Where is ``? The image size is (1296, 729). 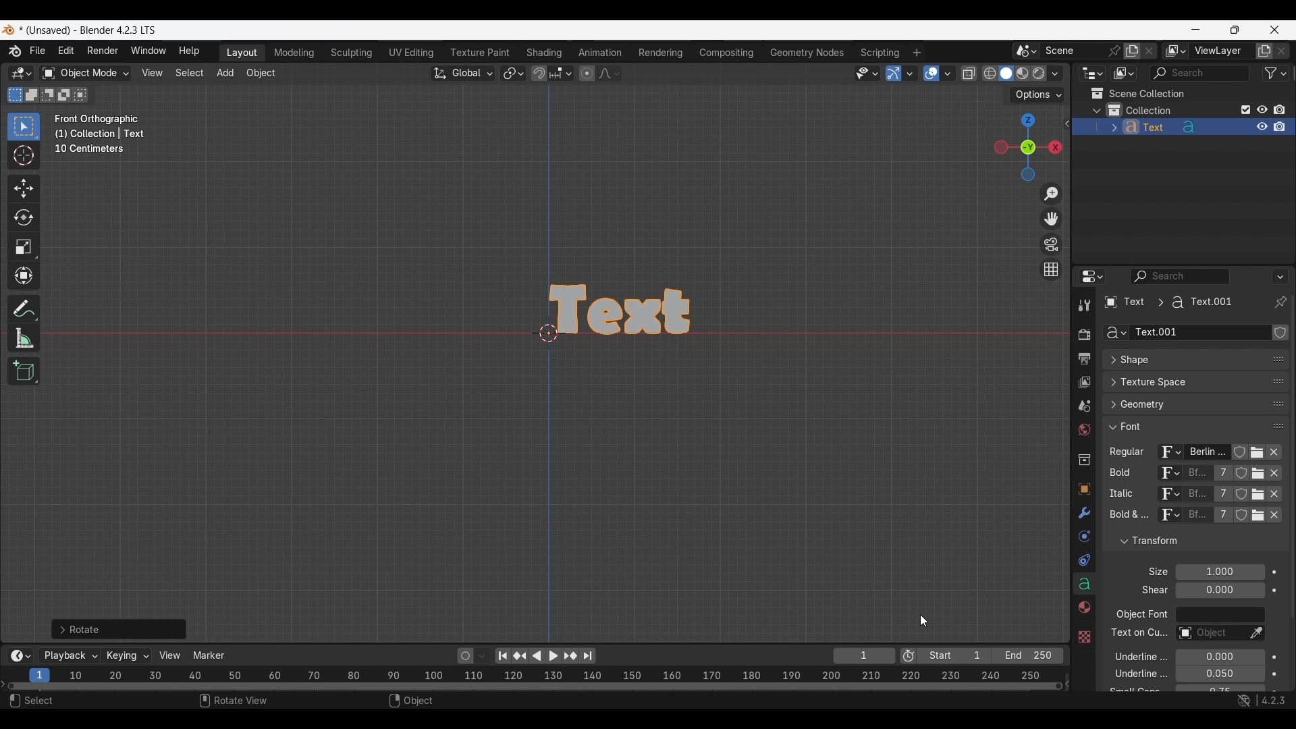  is located at coordinates (1083, 635).